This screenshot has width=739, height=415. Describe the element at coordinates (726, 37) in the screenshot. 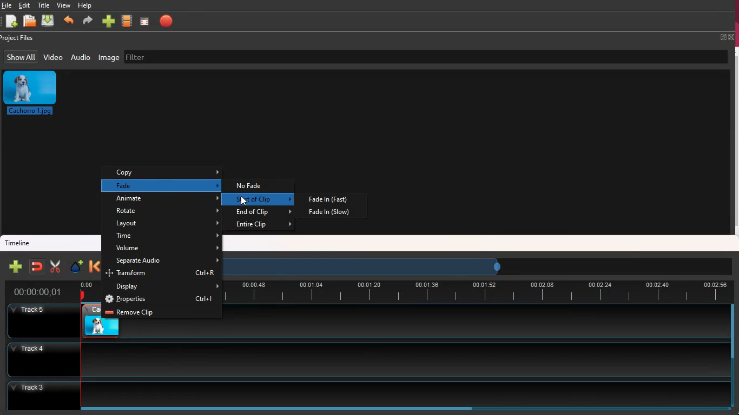

I see `full screen` at that location.